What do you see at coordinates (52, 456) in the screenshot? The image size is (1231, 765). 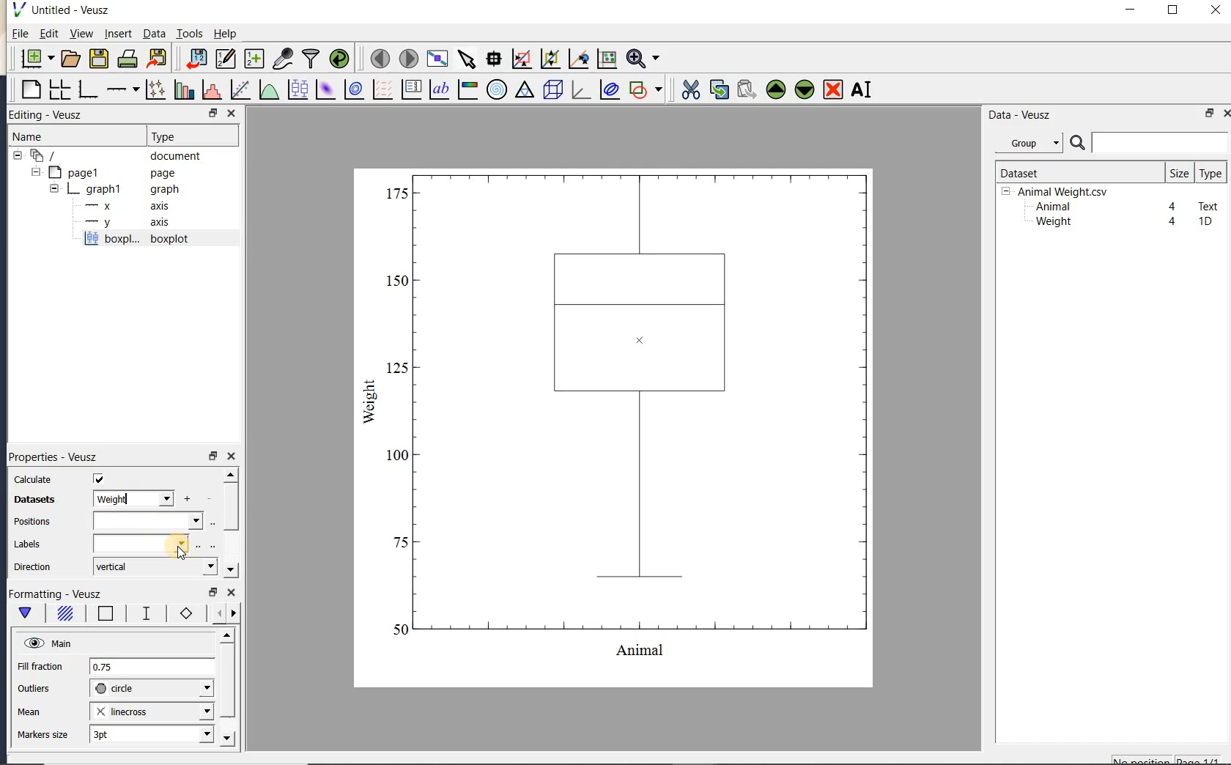 I see `Properties - Veusz` at bounding box center [52, 456].